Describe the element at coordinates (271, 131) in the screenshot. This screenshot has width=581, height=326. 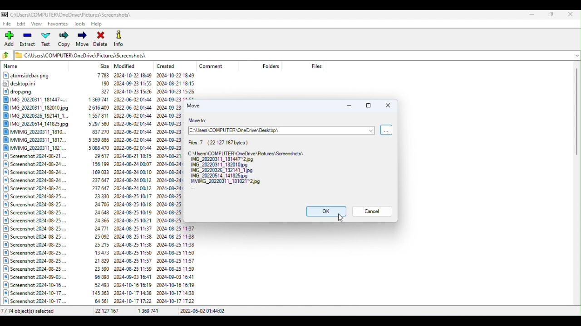
I see `File location` at that location.